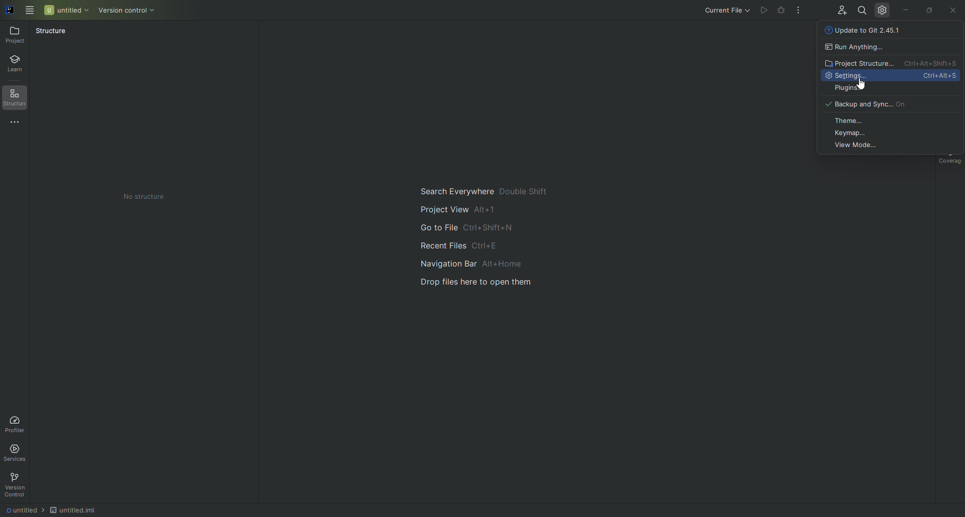 This screenshot has height=517, width=965. I want to click on Coverage, so click(950, 160).